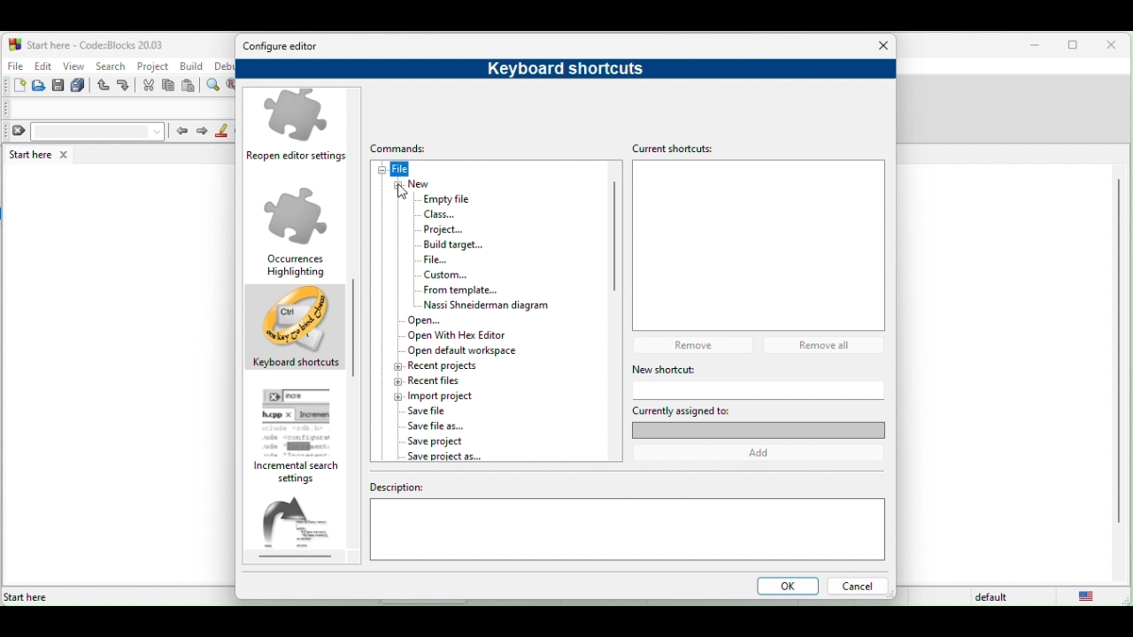  I want to click on open, so click(40, 86).